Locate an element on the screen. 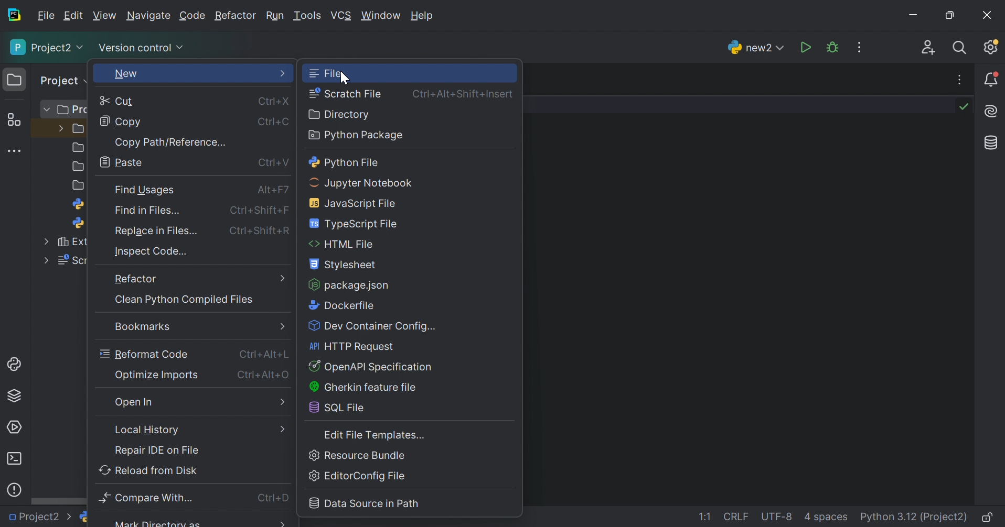 Image resolution: width=1005 pixels, height=527 pixels. Directory is located at coordinates (340, 114).